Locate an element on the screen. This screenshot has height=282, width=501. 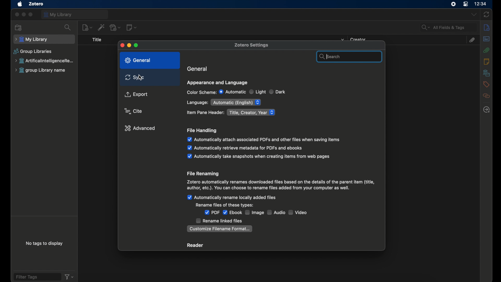
minimize is located at coordinates (129, 45).